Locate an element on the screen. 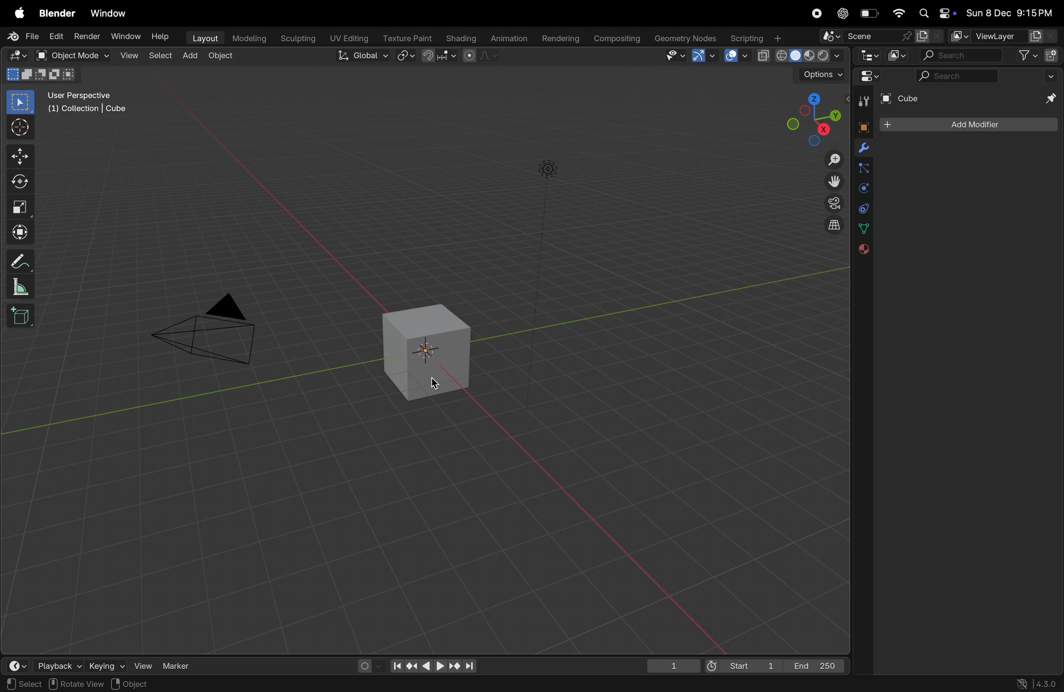 The width and height of the screenshot is (1064, 692). texture point is located at coordinates (409, 38).